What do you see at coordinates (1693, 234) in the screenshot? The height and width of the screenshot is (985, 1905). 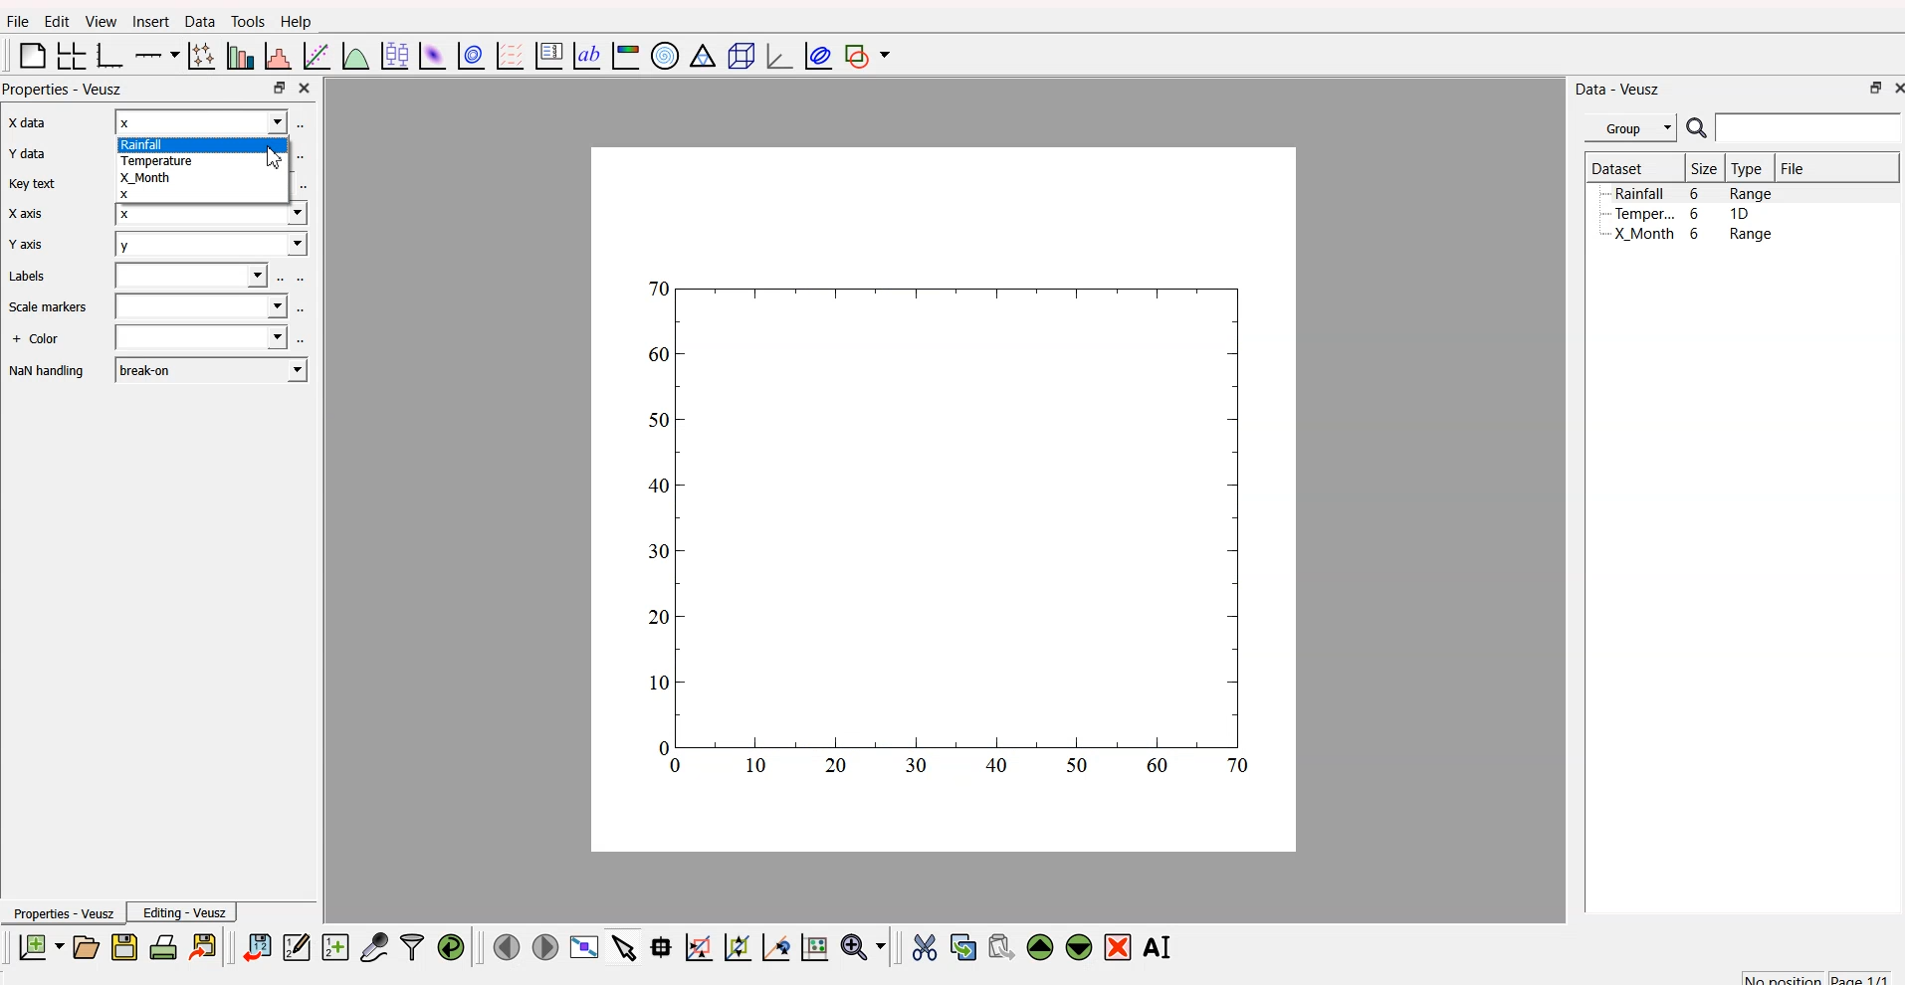 I see `X Month 6 Range` at bounding box center [1693, 234].